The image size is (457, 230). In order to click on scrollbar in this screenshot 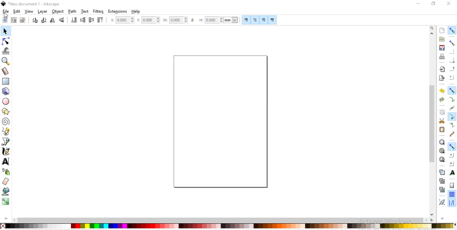, I will do `click(432, 142)`.